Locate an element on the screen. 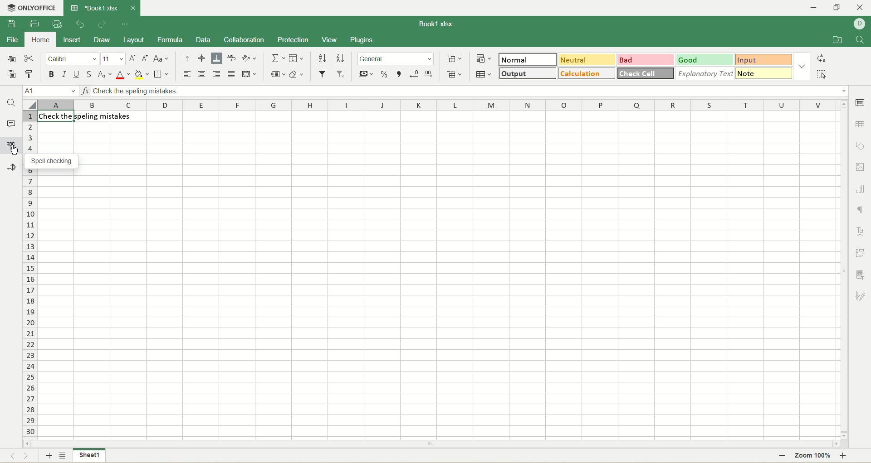 Image resolution: width=871 pixels, height=463 pixels. vertical scroll bar is located at coordinates (846, 270).